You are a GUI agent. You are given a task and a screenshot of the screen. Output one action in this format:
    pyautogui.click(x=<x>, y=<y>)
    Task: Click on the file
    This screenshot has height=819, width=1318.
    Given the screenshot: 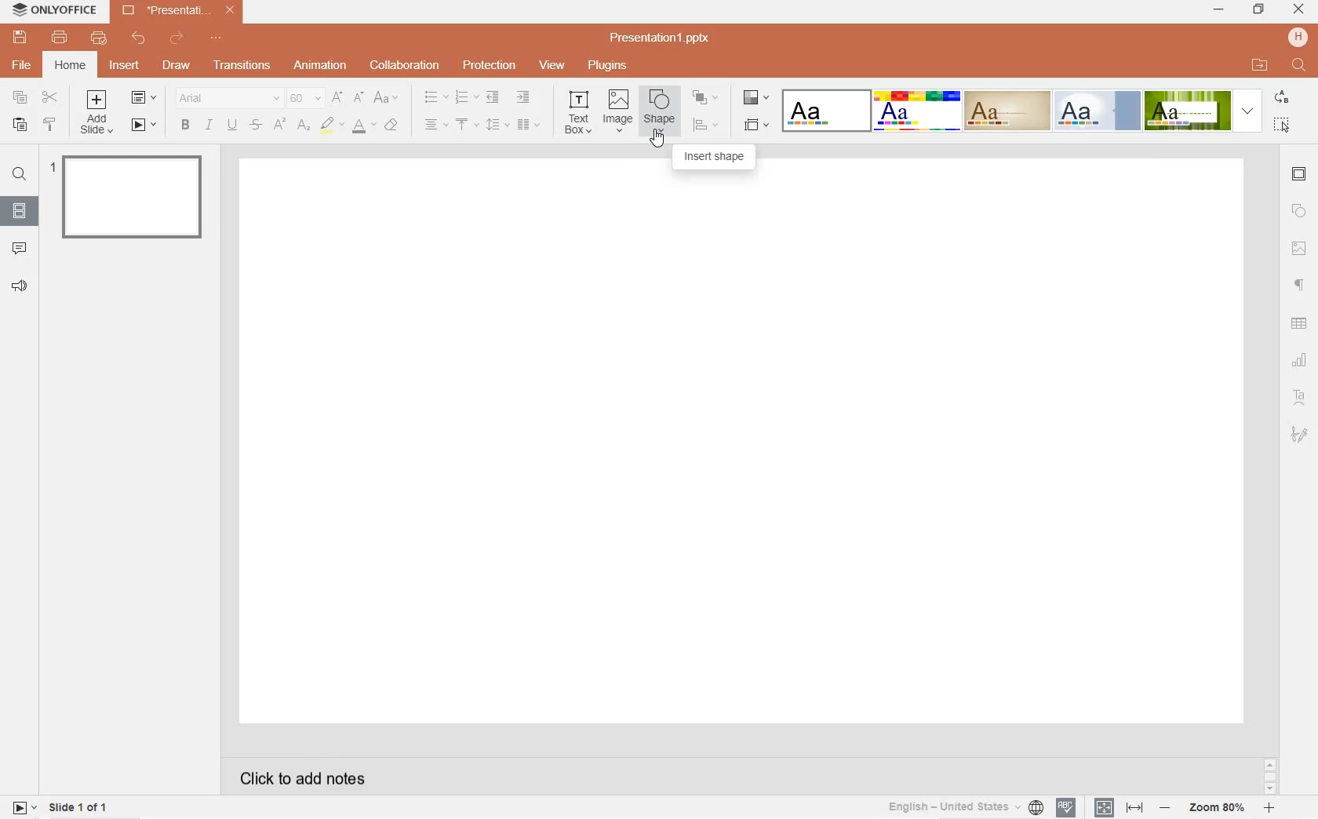 What is the action you would take?
    pyautogui.click(x=23, y=65)
    